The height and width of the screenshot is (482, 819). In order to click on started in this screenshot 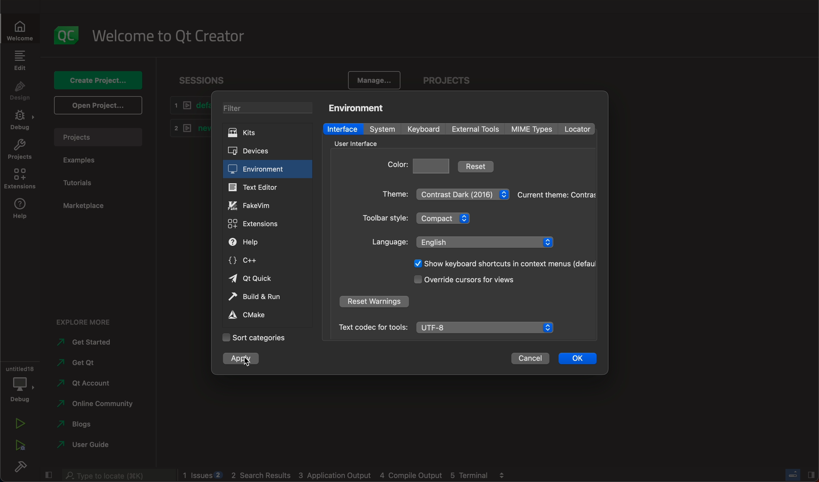, I will do `click(88, 342)`.